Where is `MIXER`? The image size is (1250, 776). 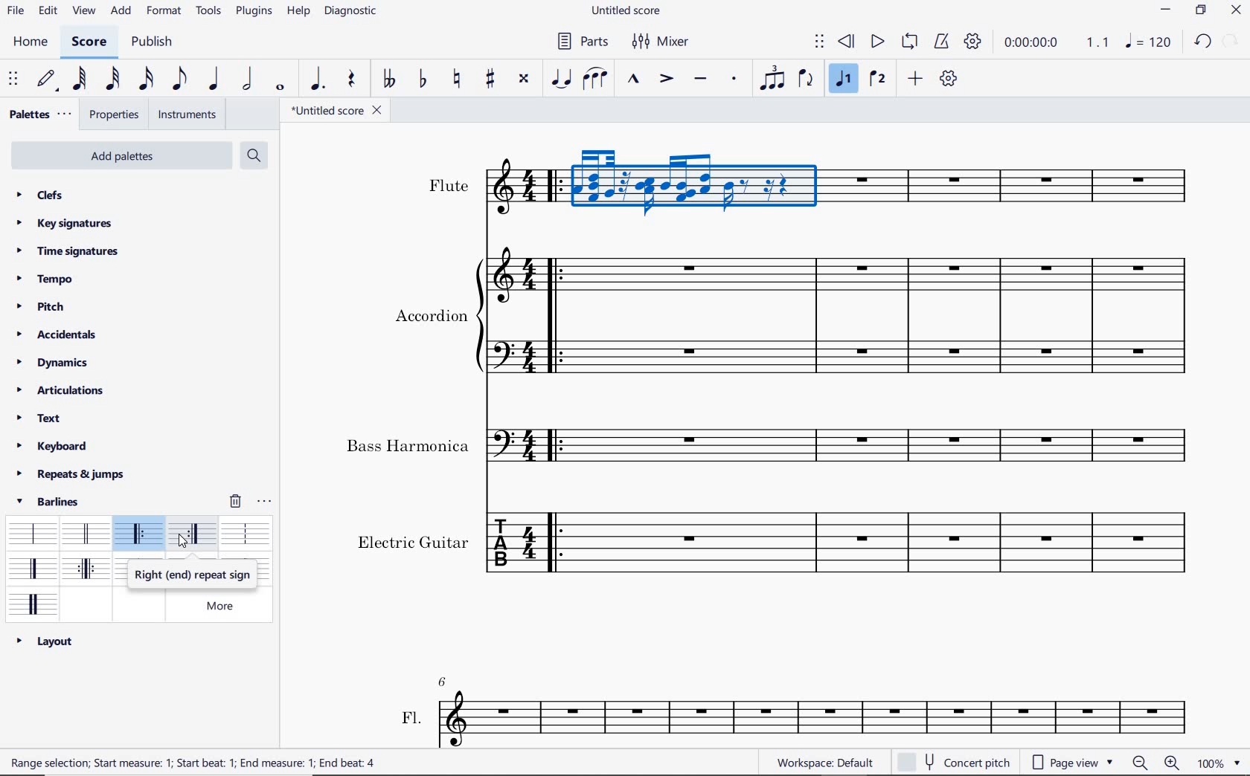
MIXER is located at coordinates (659, 41).